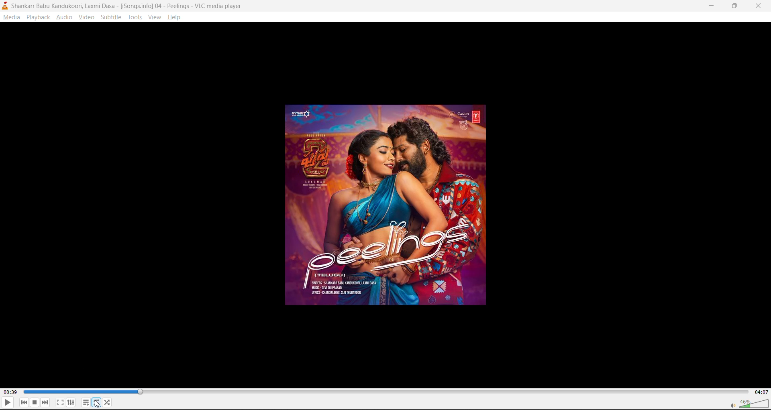 The width and height of the screenshot is (771, 410). I want to click on view, so click(153, 18).